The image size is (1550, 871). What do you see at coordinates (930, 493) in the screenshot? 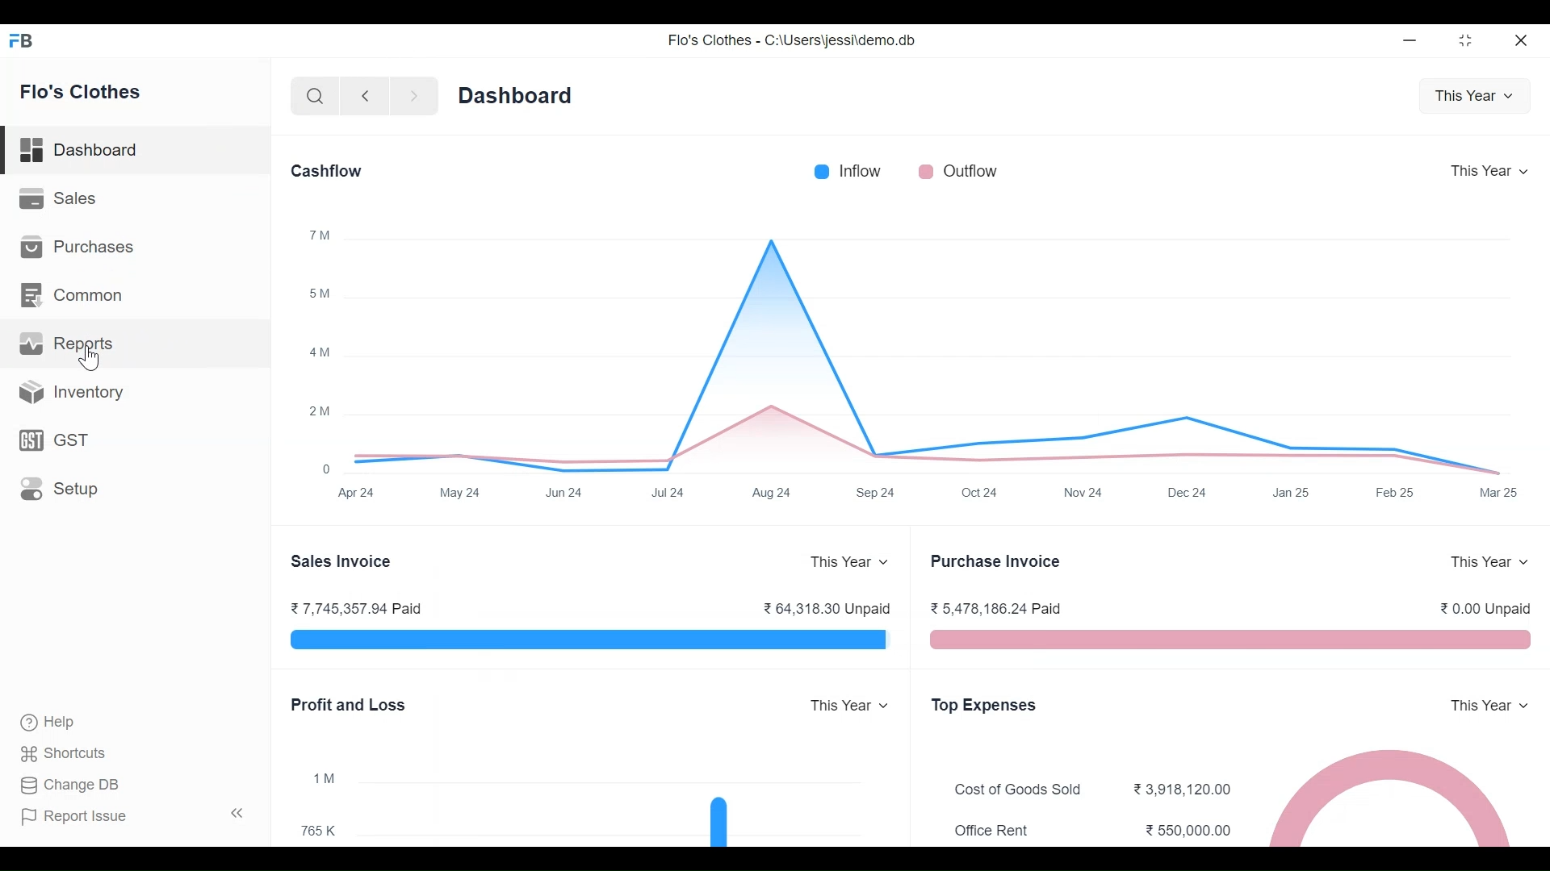
I see `Apr24 May 24 Jun 24 Jul 24 Aug 24 Sep24 Oct24 Nov 24 Dec 24 Jan 25 Feb25 Mar 25` at bounding box center [930, 493].